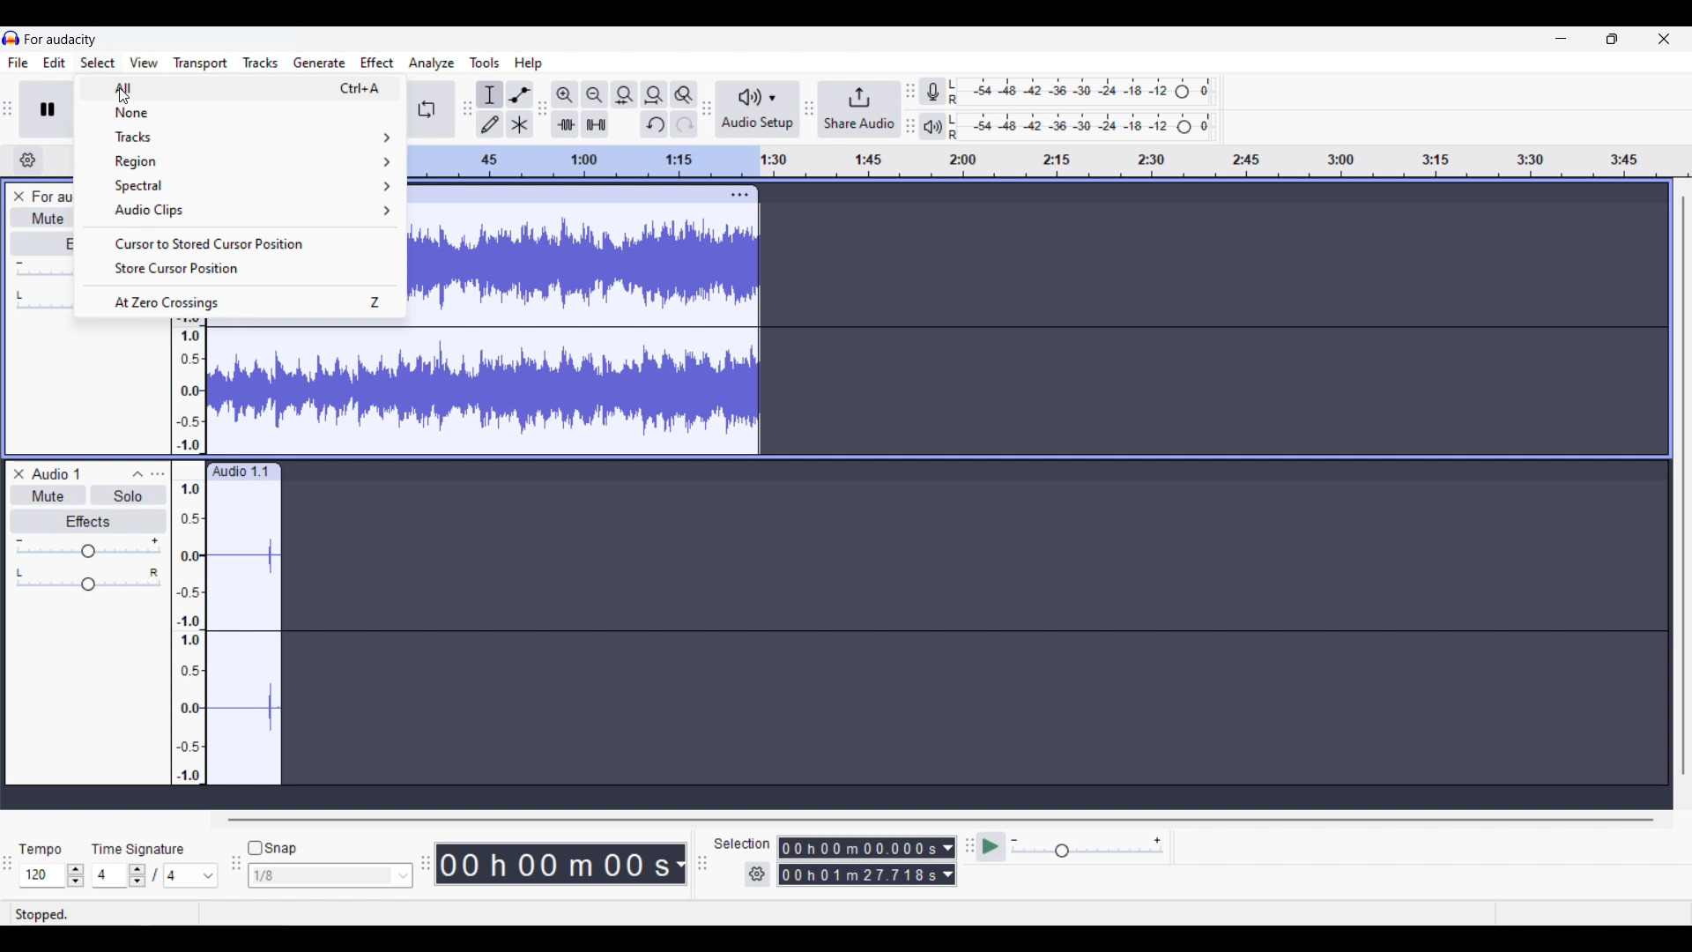 The height and width of the screenshot is (952, 1692). Describe the element at coordinates (241, 137) in the screenshot. I see `Track options` at that location.